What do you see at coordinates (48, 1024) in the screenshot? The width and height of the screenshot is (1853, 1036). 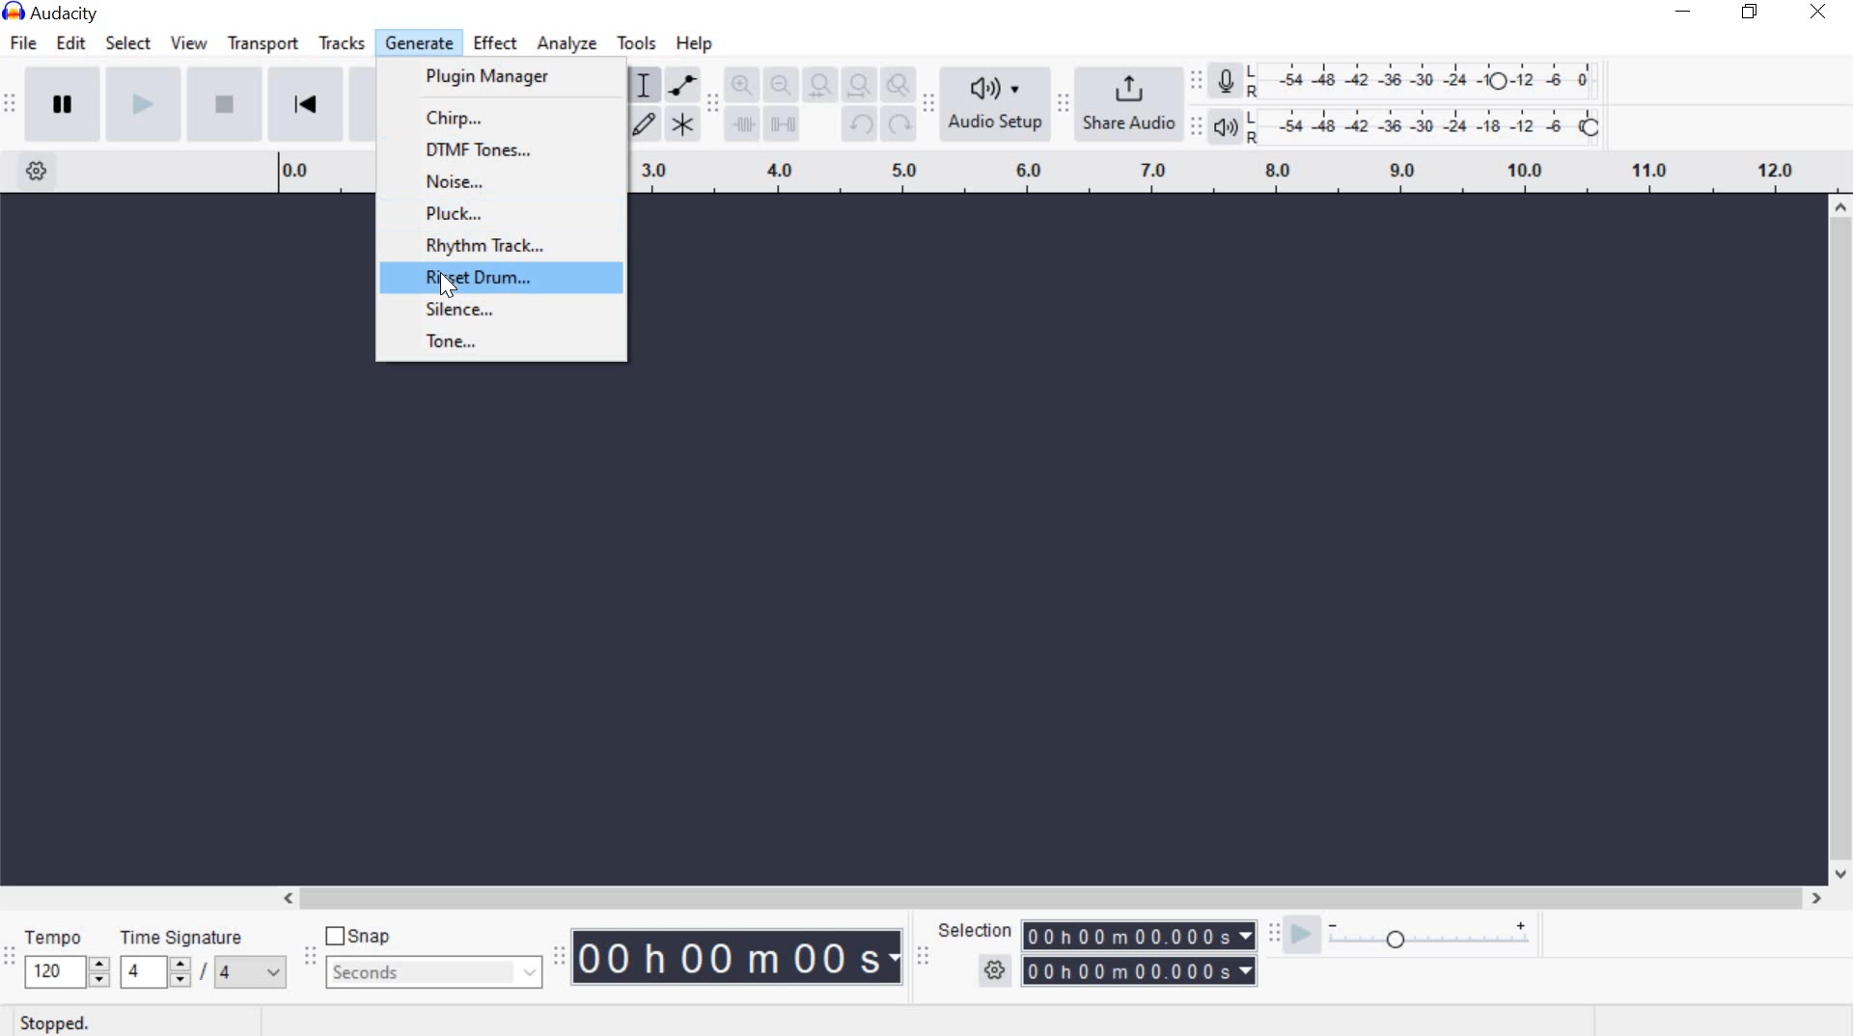 I see `stopped` at bounding box center [48, 1024].